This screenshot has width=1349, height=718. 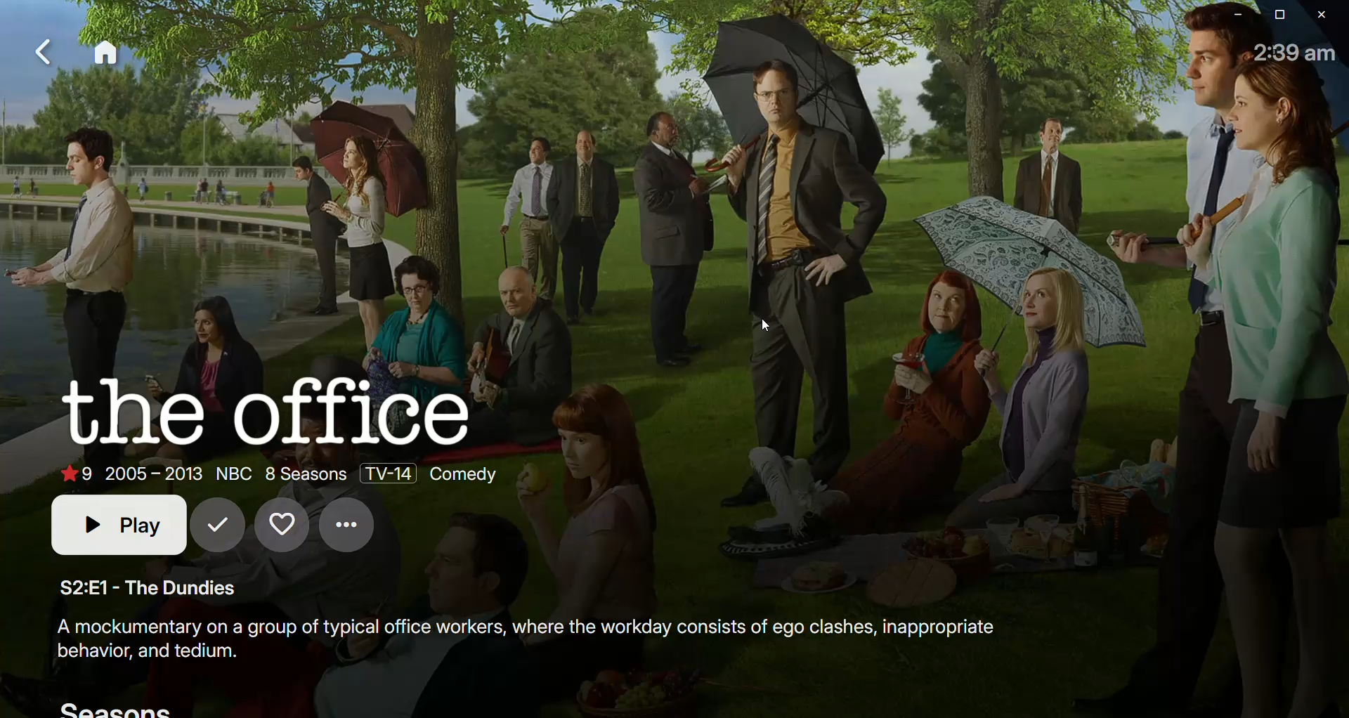 I want to click on Time, so click(x=1296, y=54).